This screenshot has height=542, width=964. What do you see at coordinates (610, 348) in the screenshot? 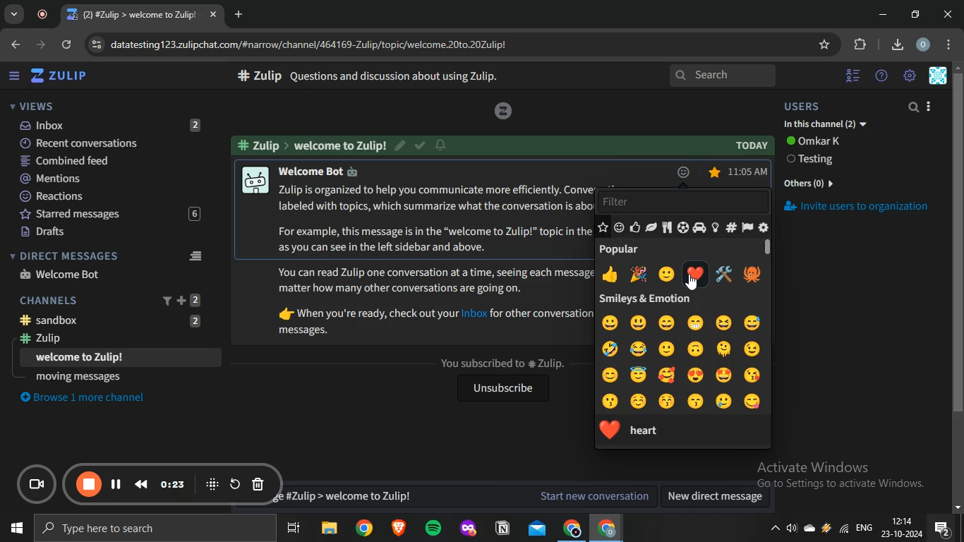
I see `rolling on the floor laughing` at bounding box center [610, 348].